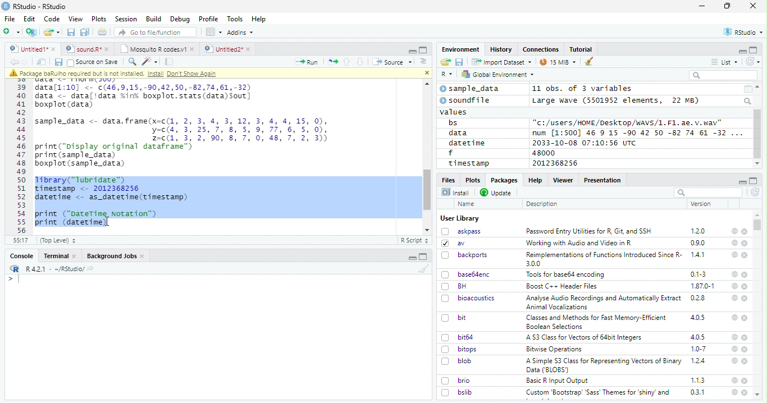 This screenshot has width=767, height=403. What do you see at coordinates (208, 19) in the screenshot?
I see `Profile` at bounding box center [208, 19].